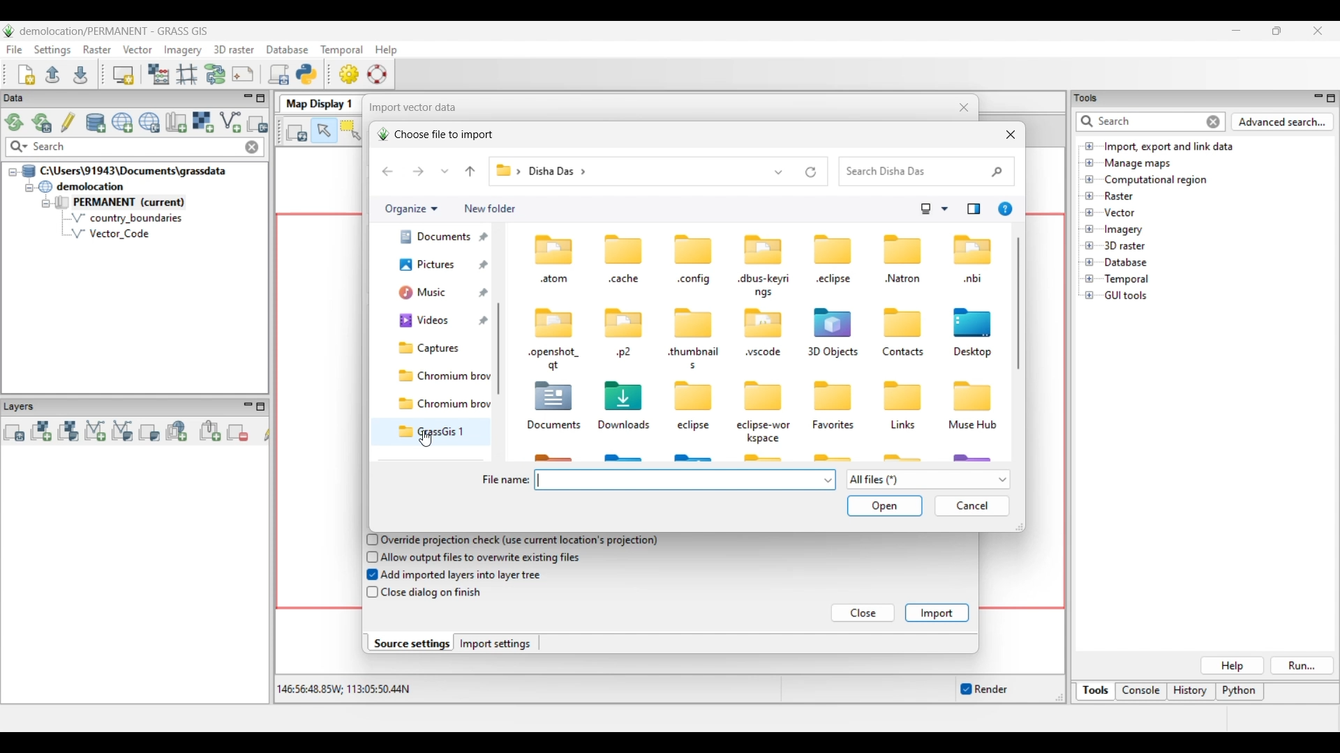 The height and width of the screenshot is (753, 1340). What do you see at coordinates (350, 74) in the screenshot?
I see `GUI settings` at bounding box center [350, 74].